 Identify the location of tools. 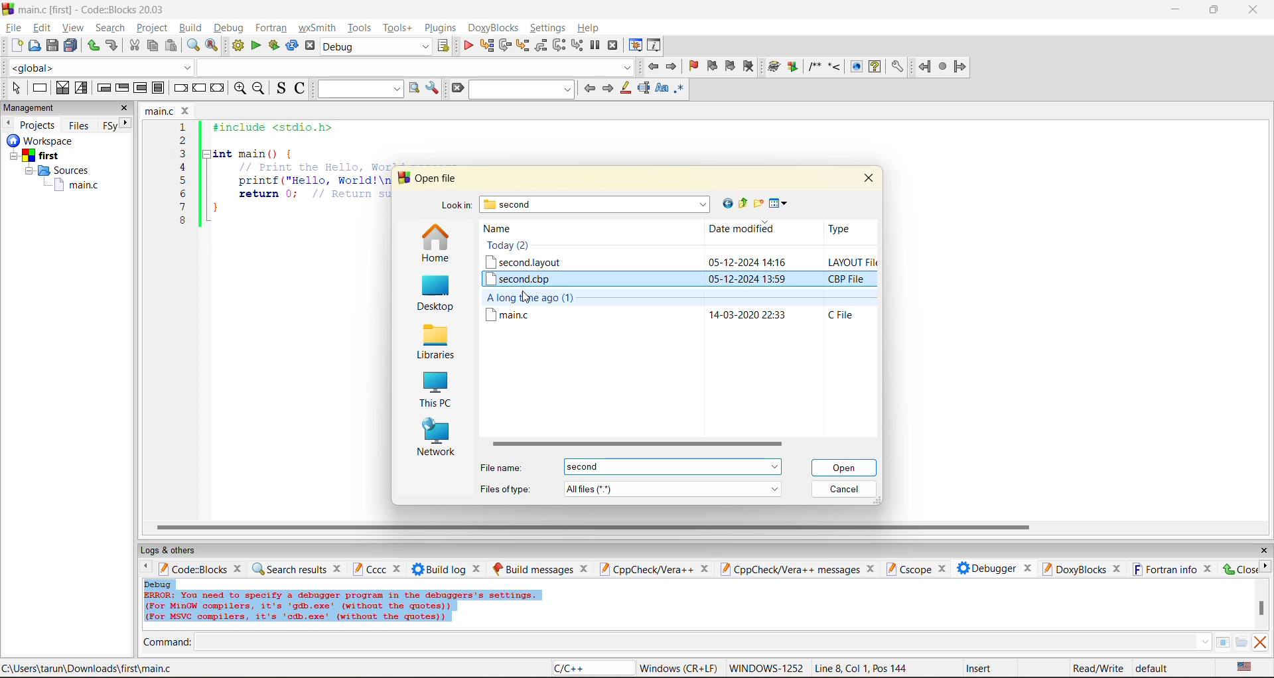
(361, 27).